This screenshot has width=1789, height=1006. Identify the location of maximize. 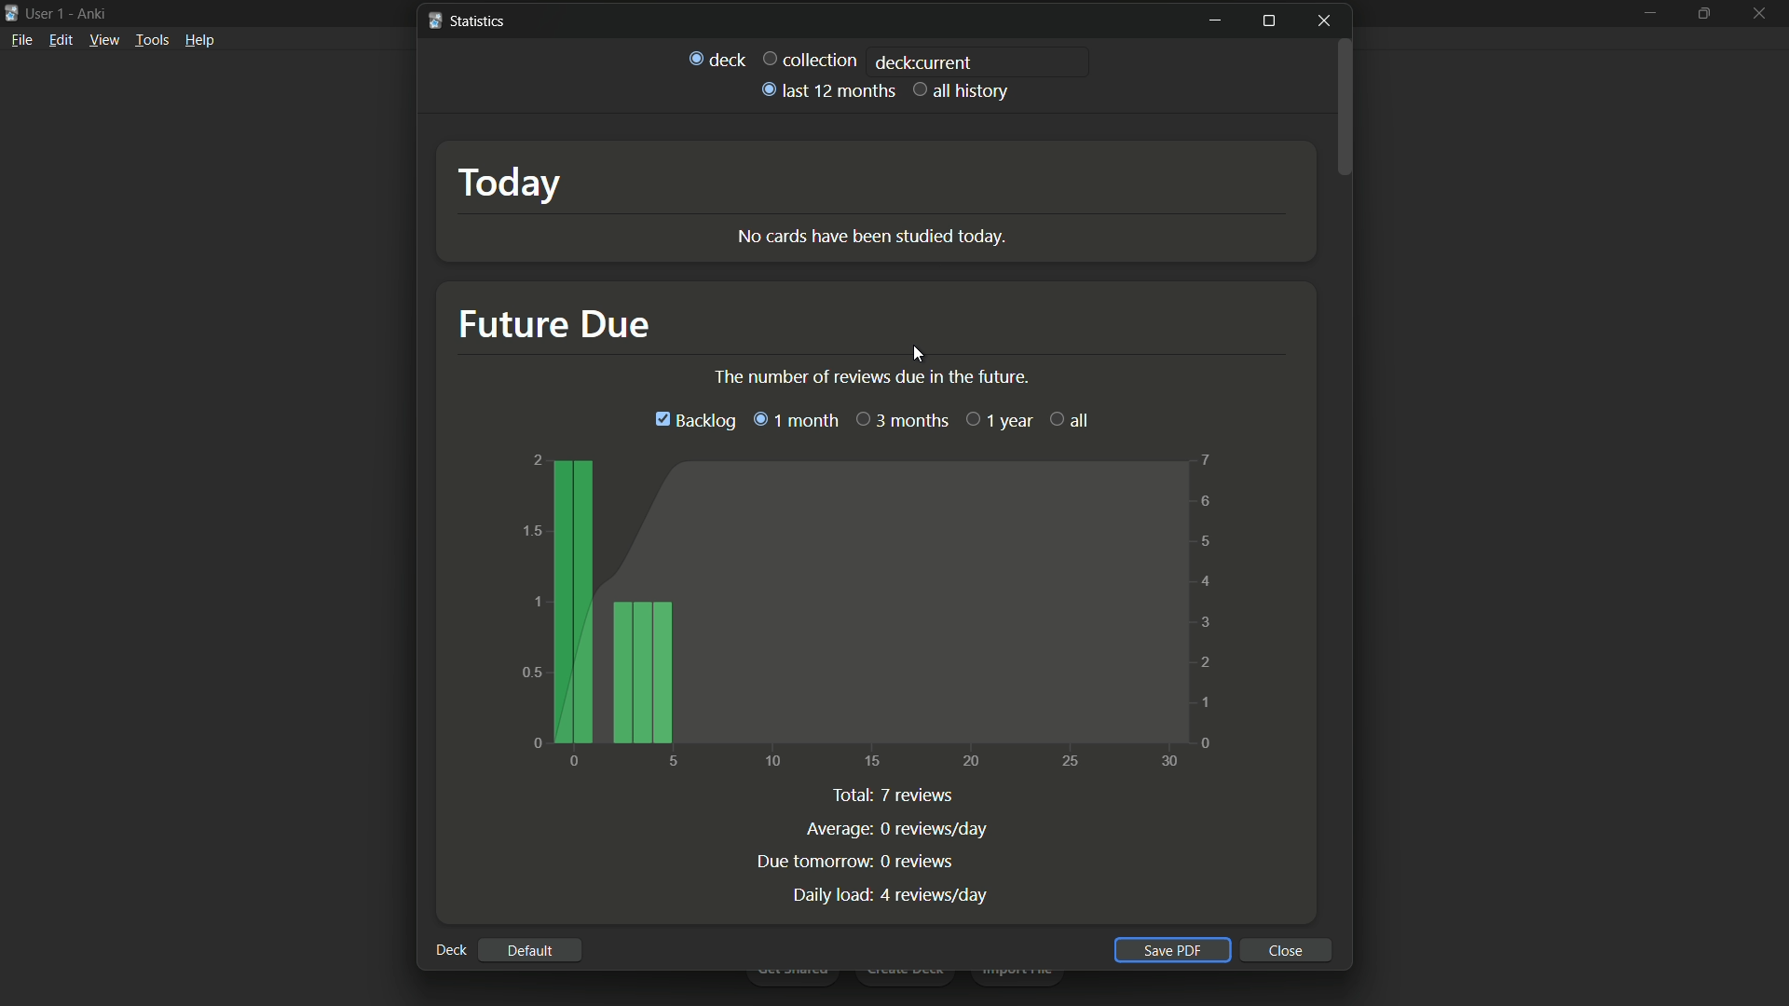
(1703, 14).